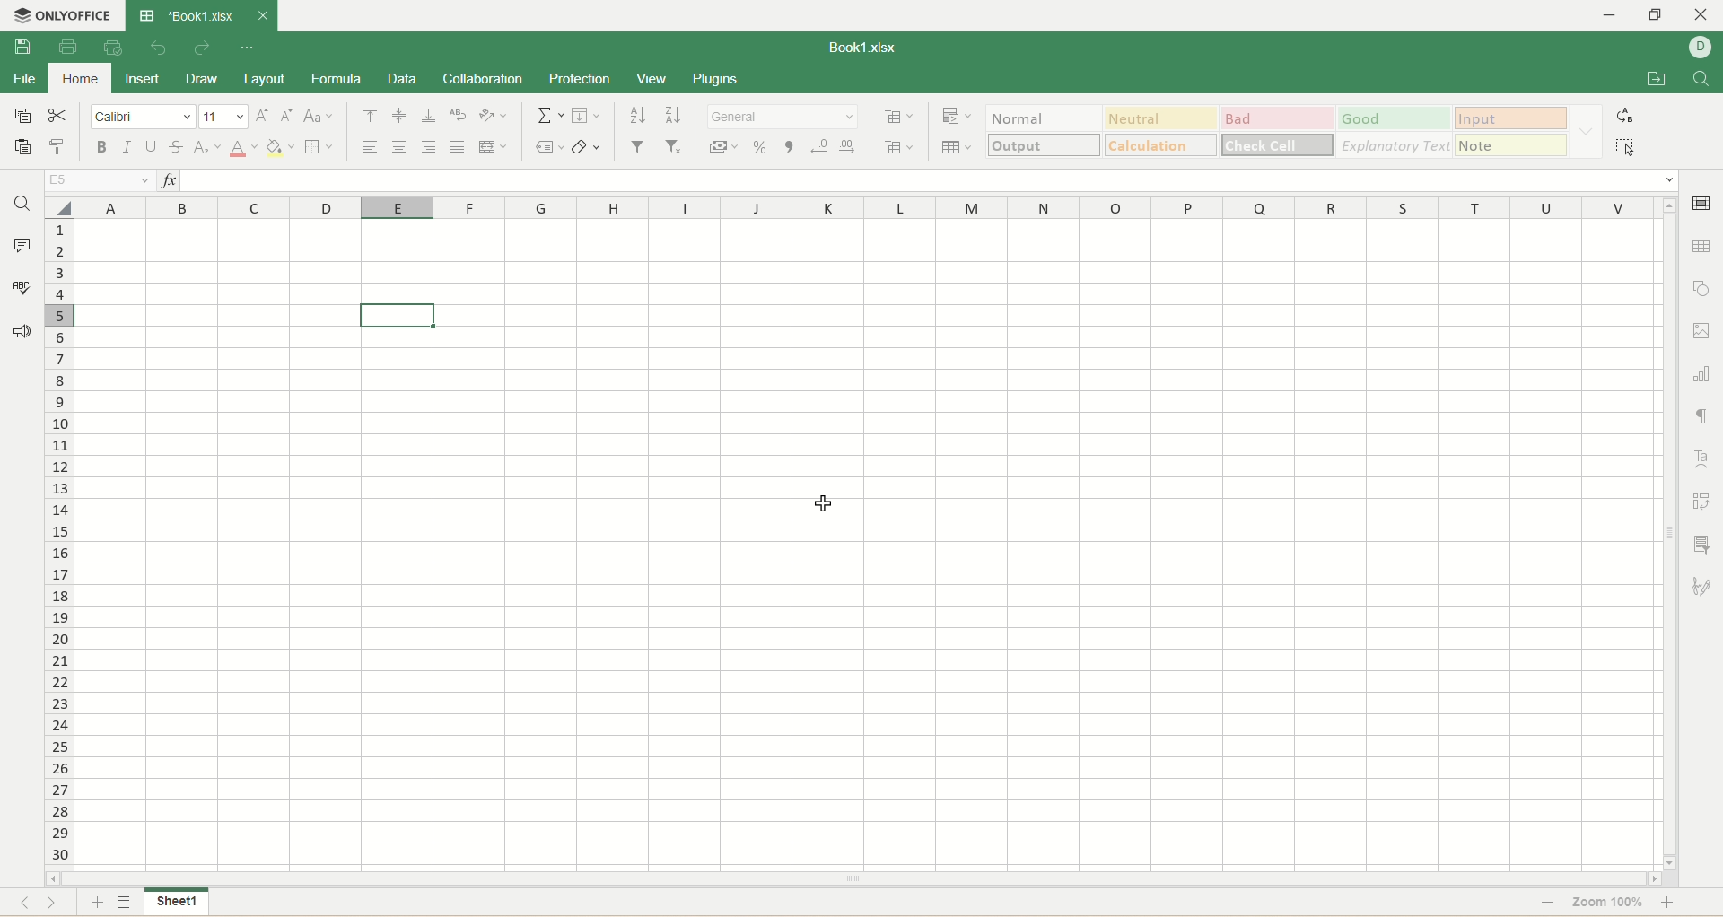 This screenshot has width=1723, height=917. Describe the element at coordinates (1703, 587) in the screenshot. I see `signature settings` at that location.